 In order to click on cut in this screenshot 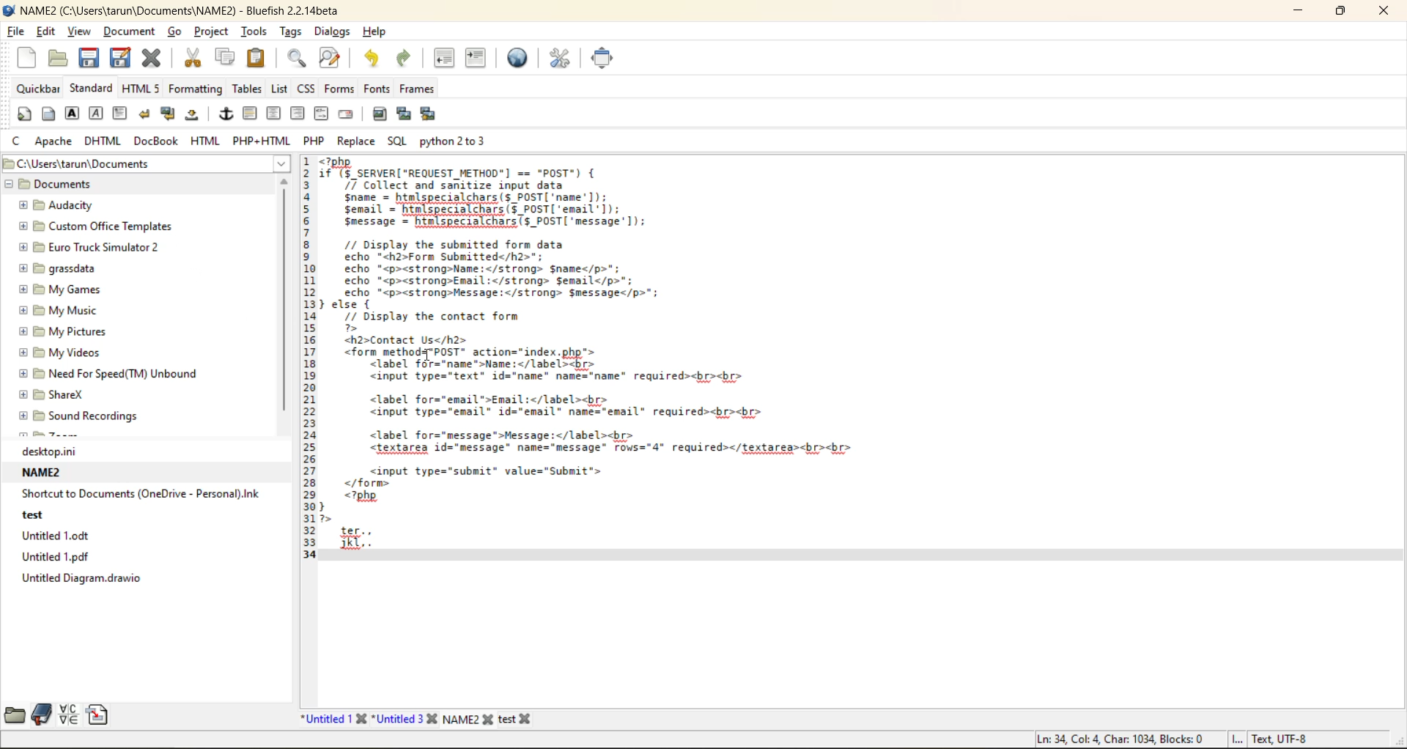, I will do `click(196, 57)`.